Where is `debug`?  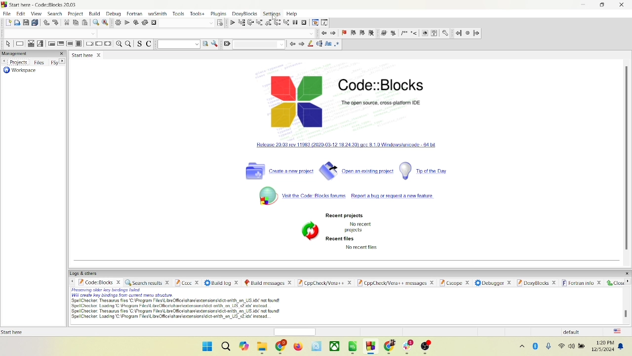 debug is located at coordinates (233, 23).